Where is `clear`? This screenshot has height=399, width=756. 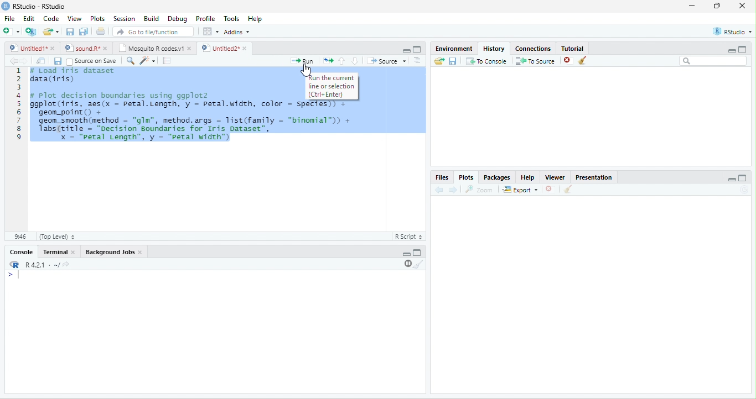
clear is located at coordinates (582, 60).